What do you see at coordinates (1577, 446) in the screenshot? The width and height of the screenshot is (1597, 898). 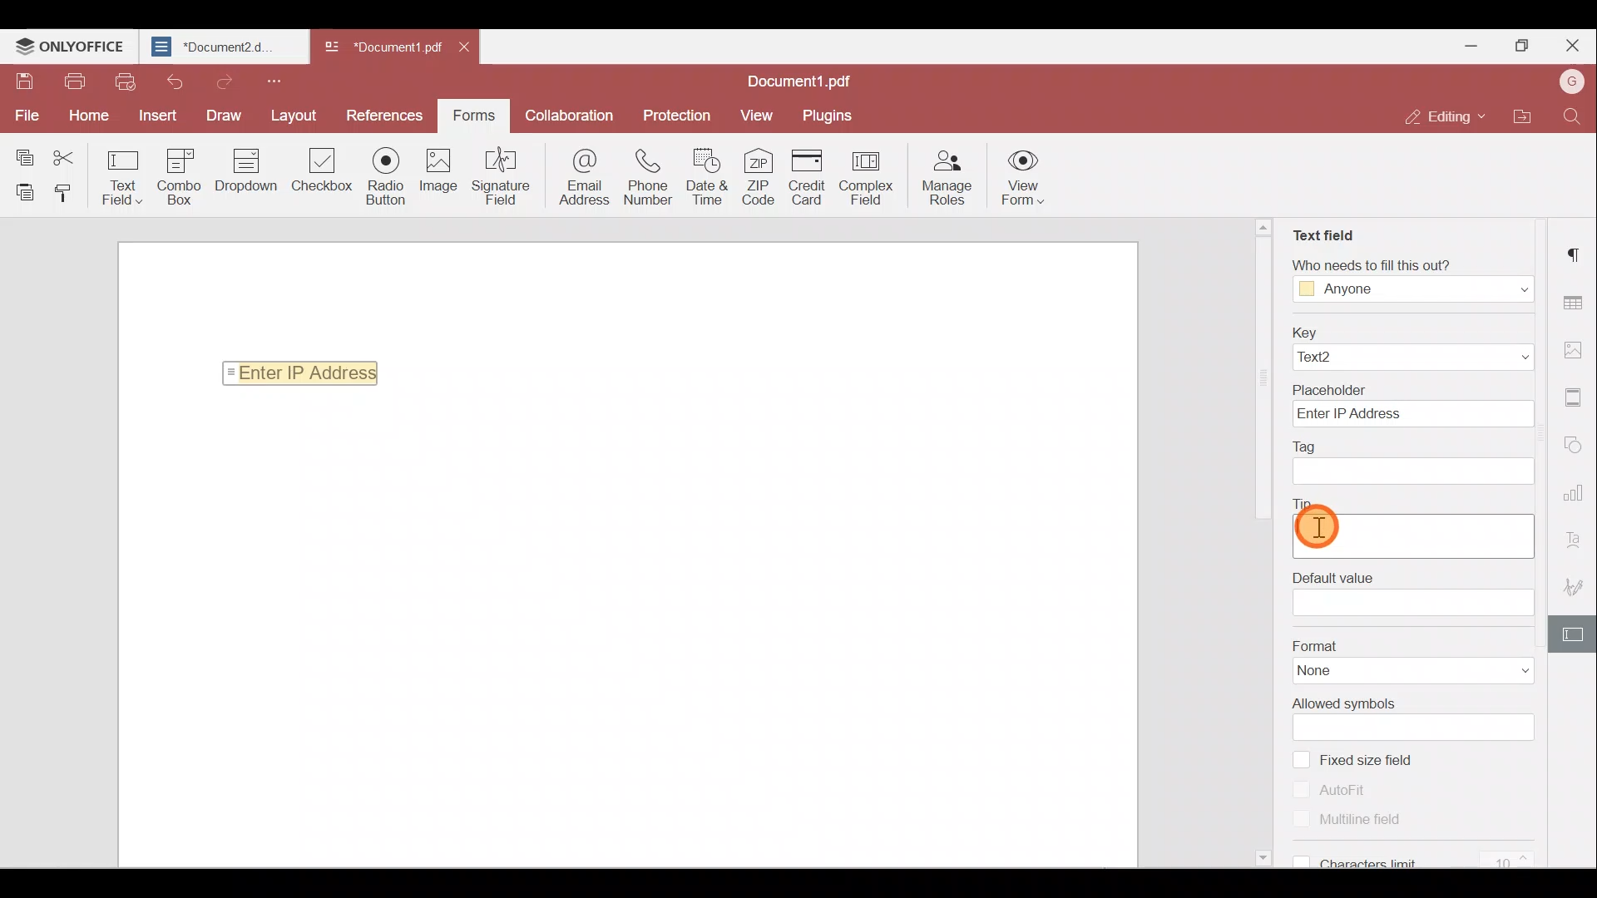 I see `Shapes settings` at bounding box center [1577, 446].